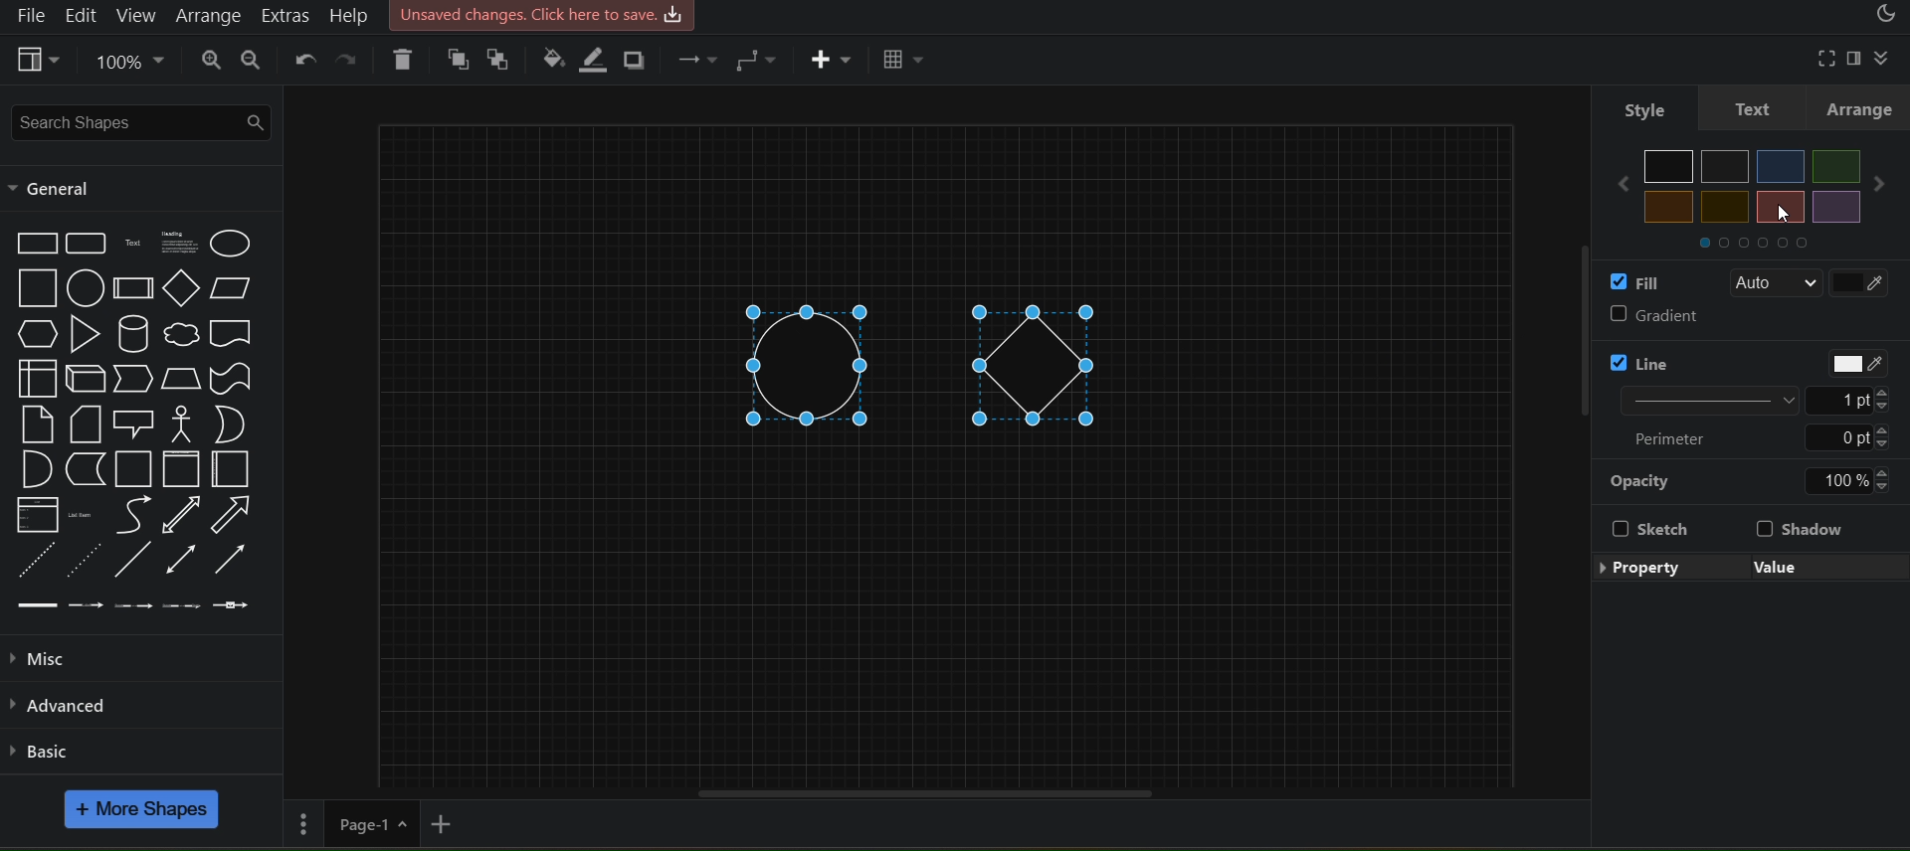 The width and height of the screenshot is (1910, 851). Describe the element at coordinates (86, 15) in the screenshot. I see `edit` at that location.